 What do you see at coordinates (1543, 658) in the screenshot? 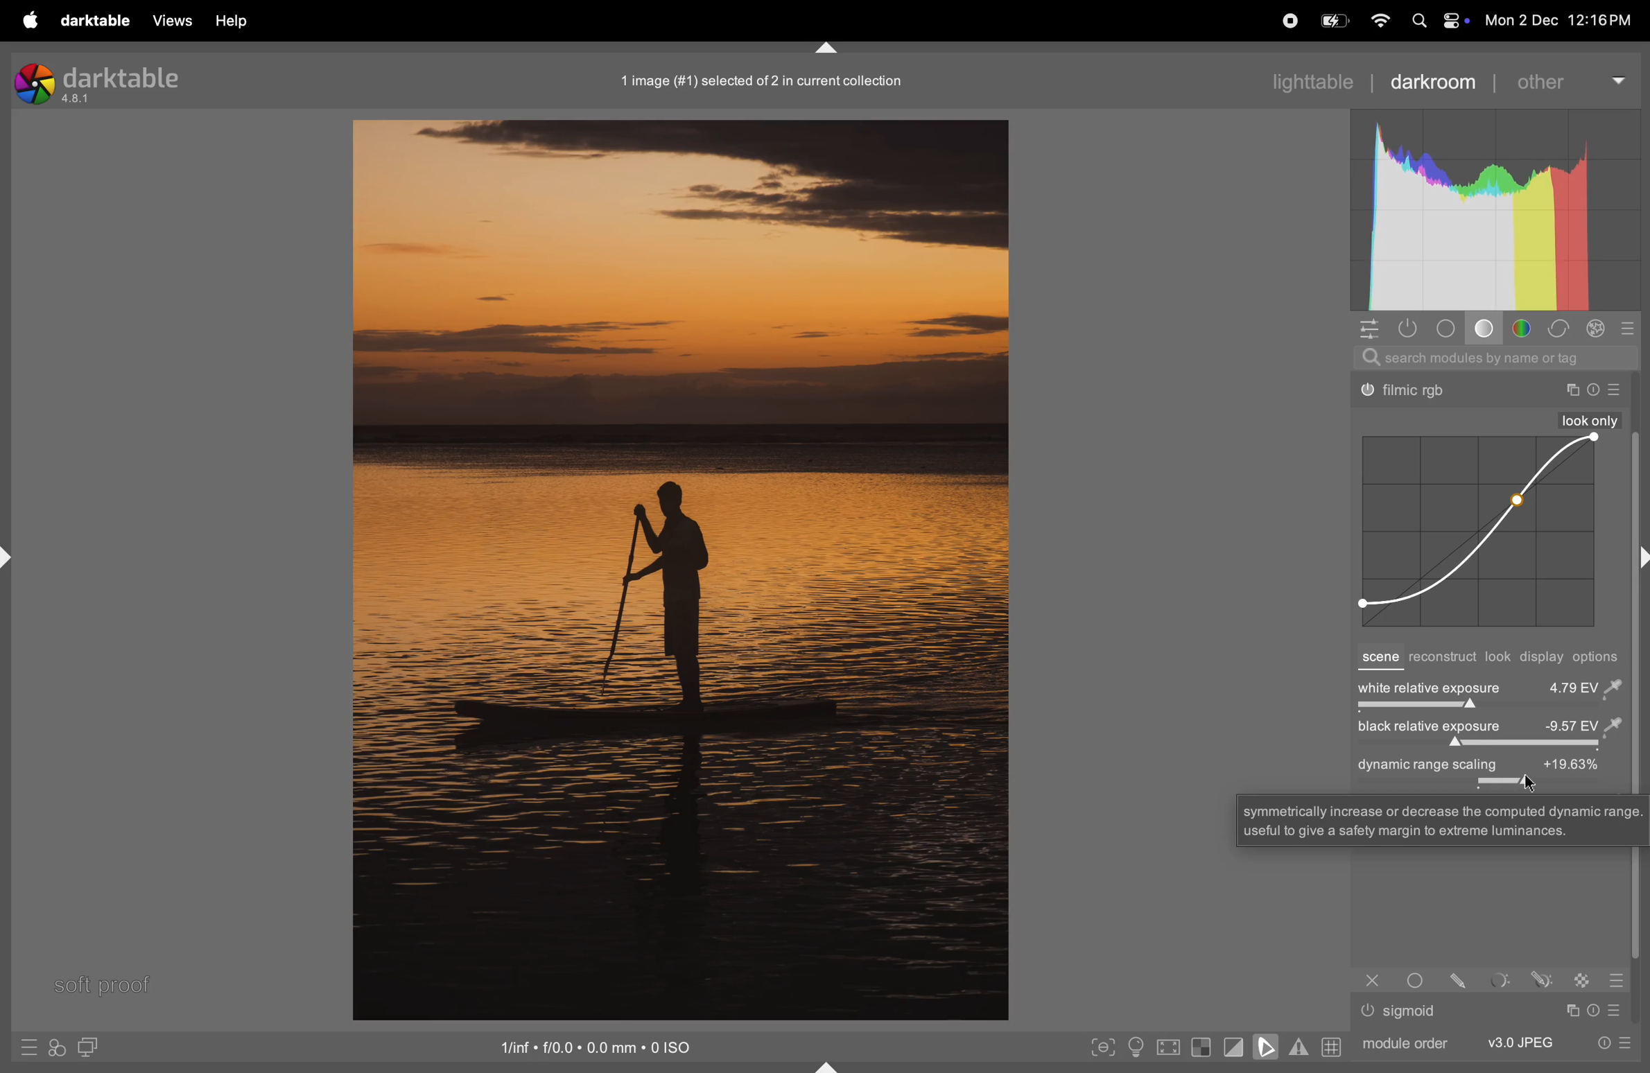
I see `display` at bounding box center [1543, 658].